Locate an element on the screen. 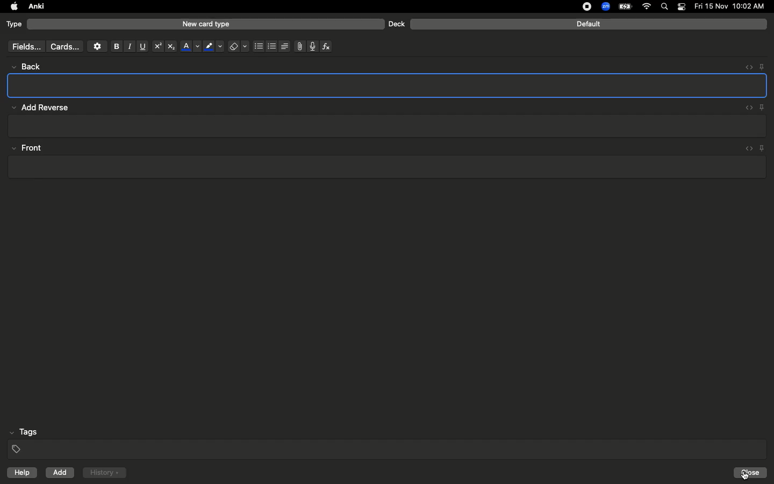  Anki is located at coordinates (35, 7).